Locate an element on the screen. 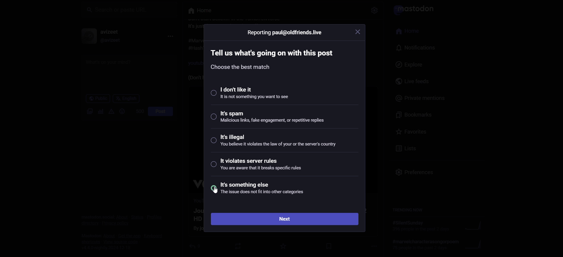 Image resolution: width=563 pixels, height=257 pixels. explore is located at coordinates (408, 65).